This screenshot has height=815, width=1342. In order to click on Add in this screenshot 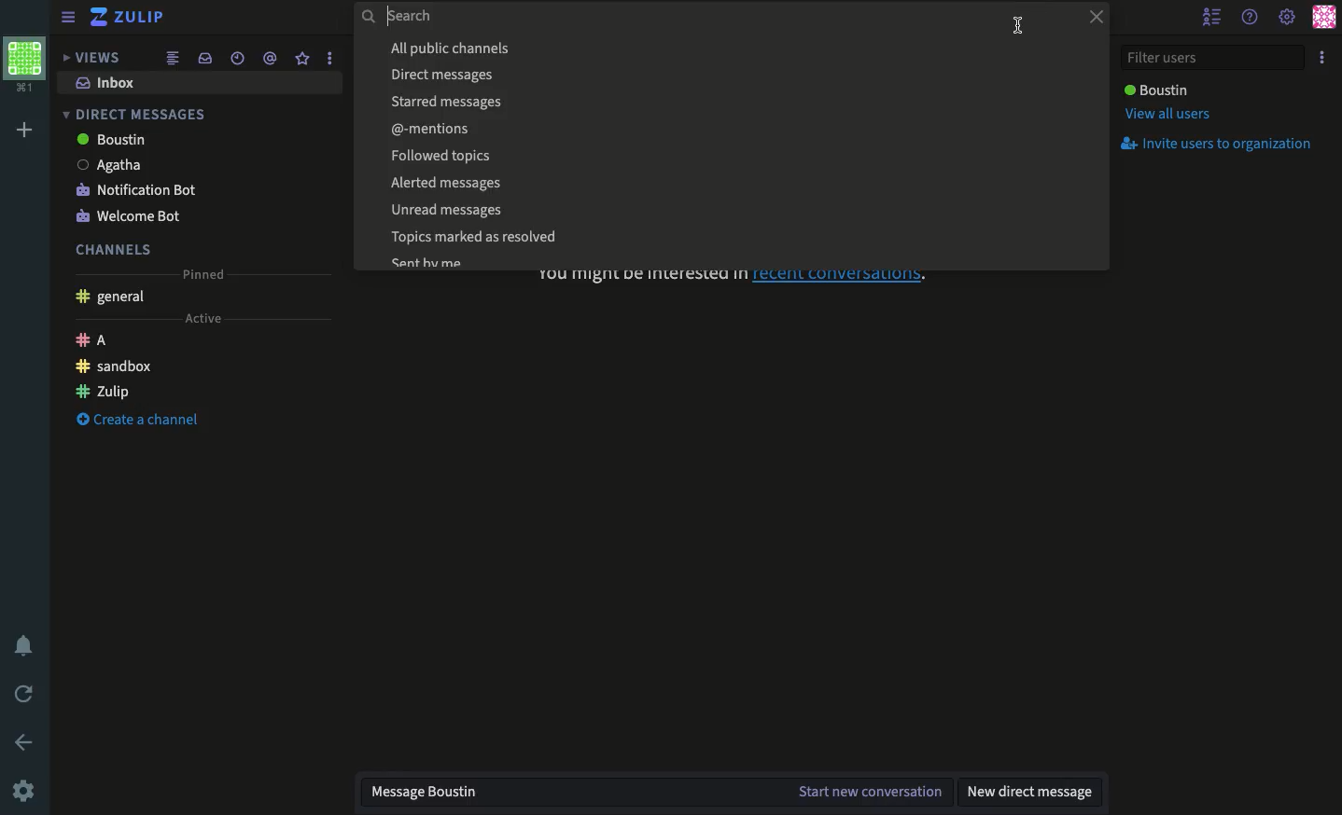, I will do `click(23, 131)`.